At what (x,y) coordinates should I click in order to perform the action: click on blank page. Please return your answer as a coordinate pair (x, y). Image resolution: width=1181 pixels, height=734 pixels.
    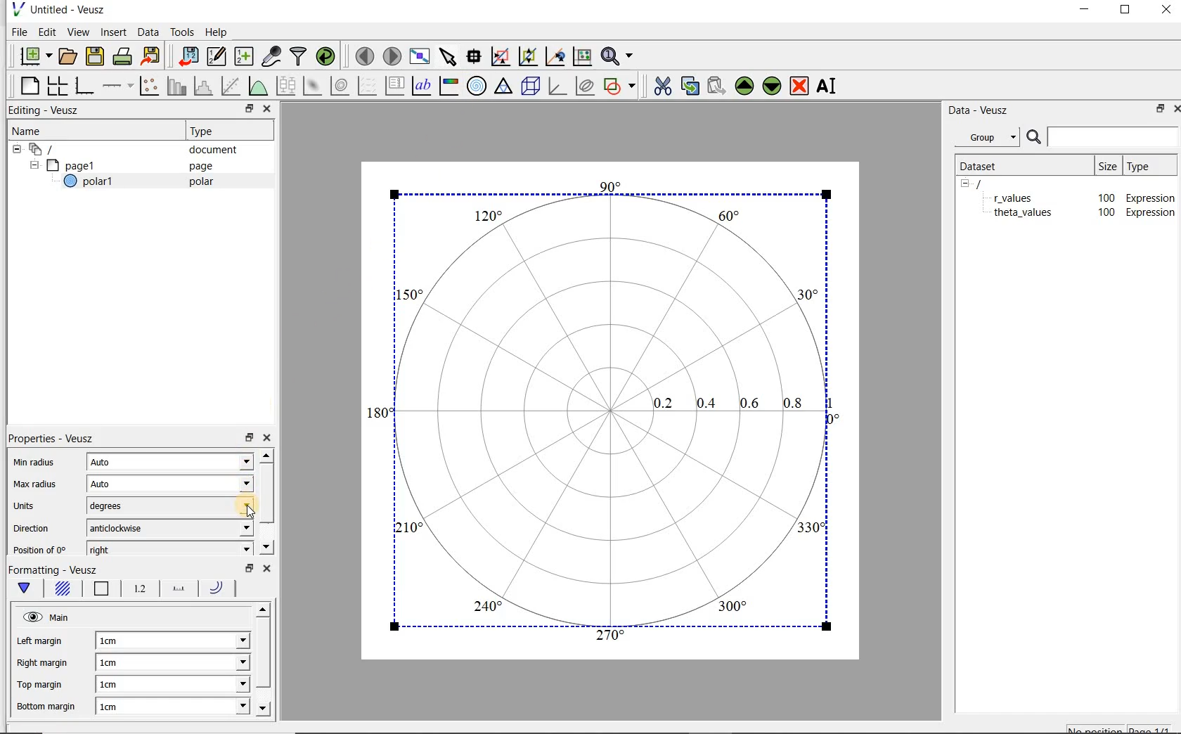
    Looking at the image, I should click on (27, 84).